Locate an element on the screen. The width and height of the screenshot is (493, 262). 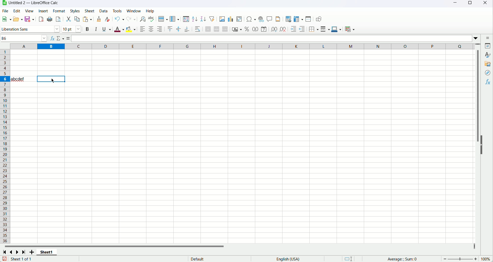
conditional is located at coordinates (350, 30).